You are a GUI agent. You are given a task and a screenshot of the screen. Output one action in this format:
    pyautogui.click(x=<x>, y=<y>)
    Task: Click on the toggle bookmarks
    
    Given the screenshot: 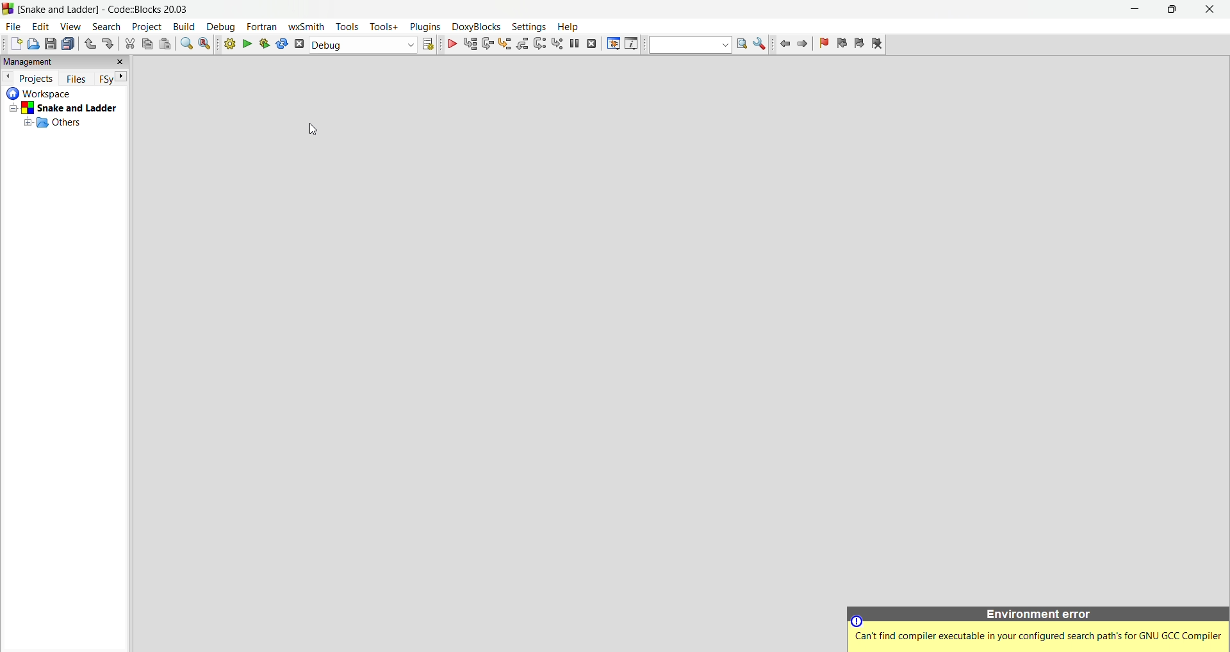 What is the action you would take?
    pyautogui.click(x=823, y=44)
    